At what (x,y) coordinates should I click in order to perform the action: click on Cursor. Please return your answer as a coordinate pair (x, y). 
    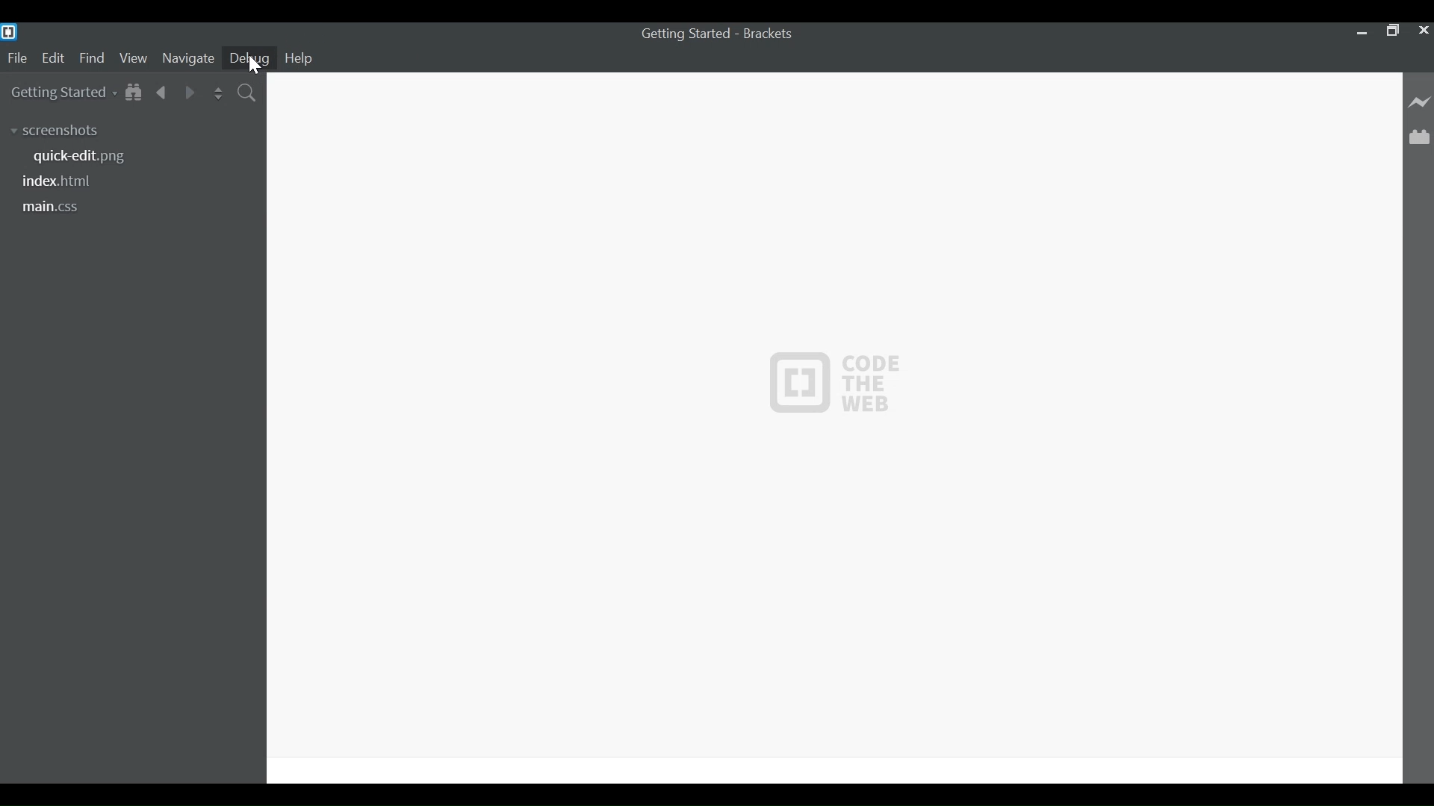
    Looking at the image, I should click on (257, 65).